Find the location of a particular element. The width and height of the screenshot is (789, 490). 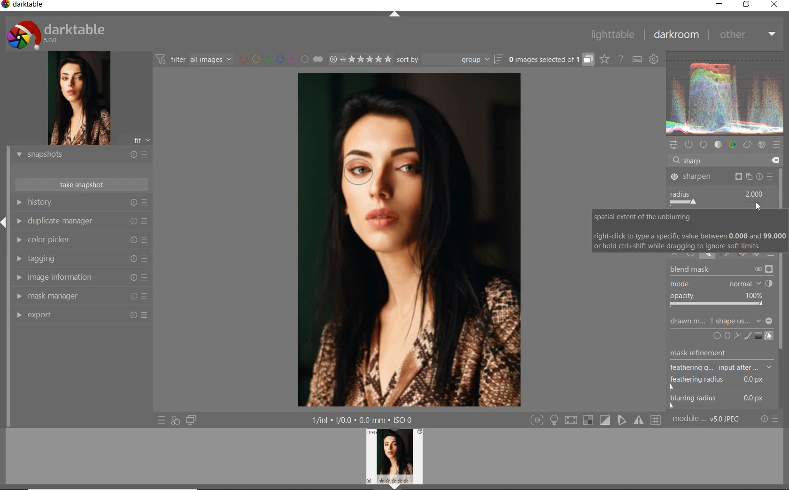

drawn mask is located at coordinates (685, 323).